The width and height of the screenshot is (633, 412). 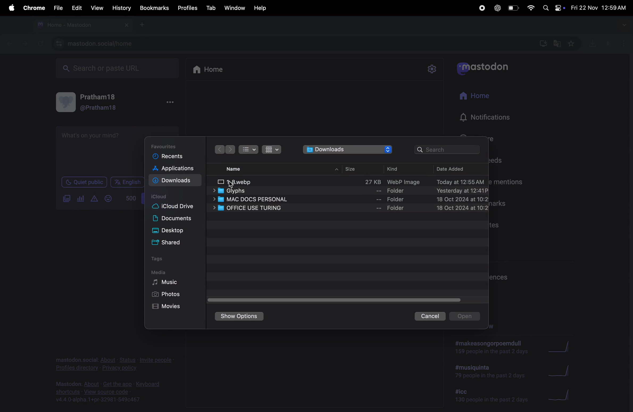 What do you see at coordinates (126, 182) in the screenshot?
I see `english` at bounding box center [126, 182].